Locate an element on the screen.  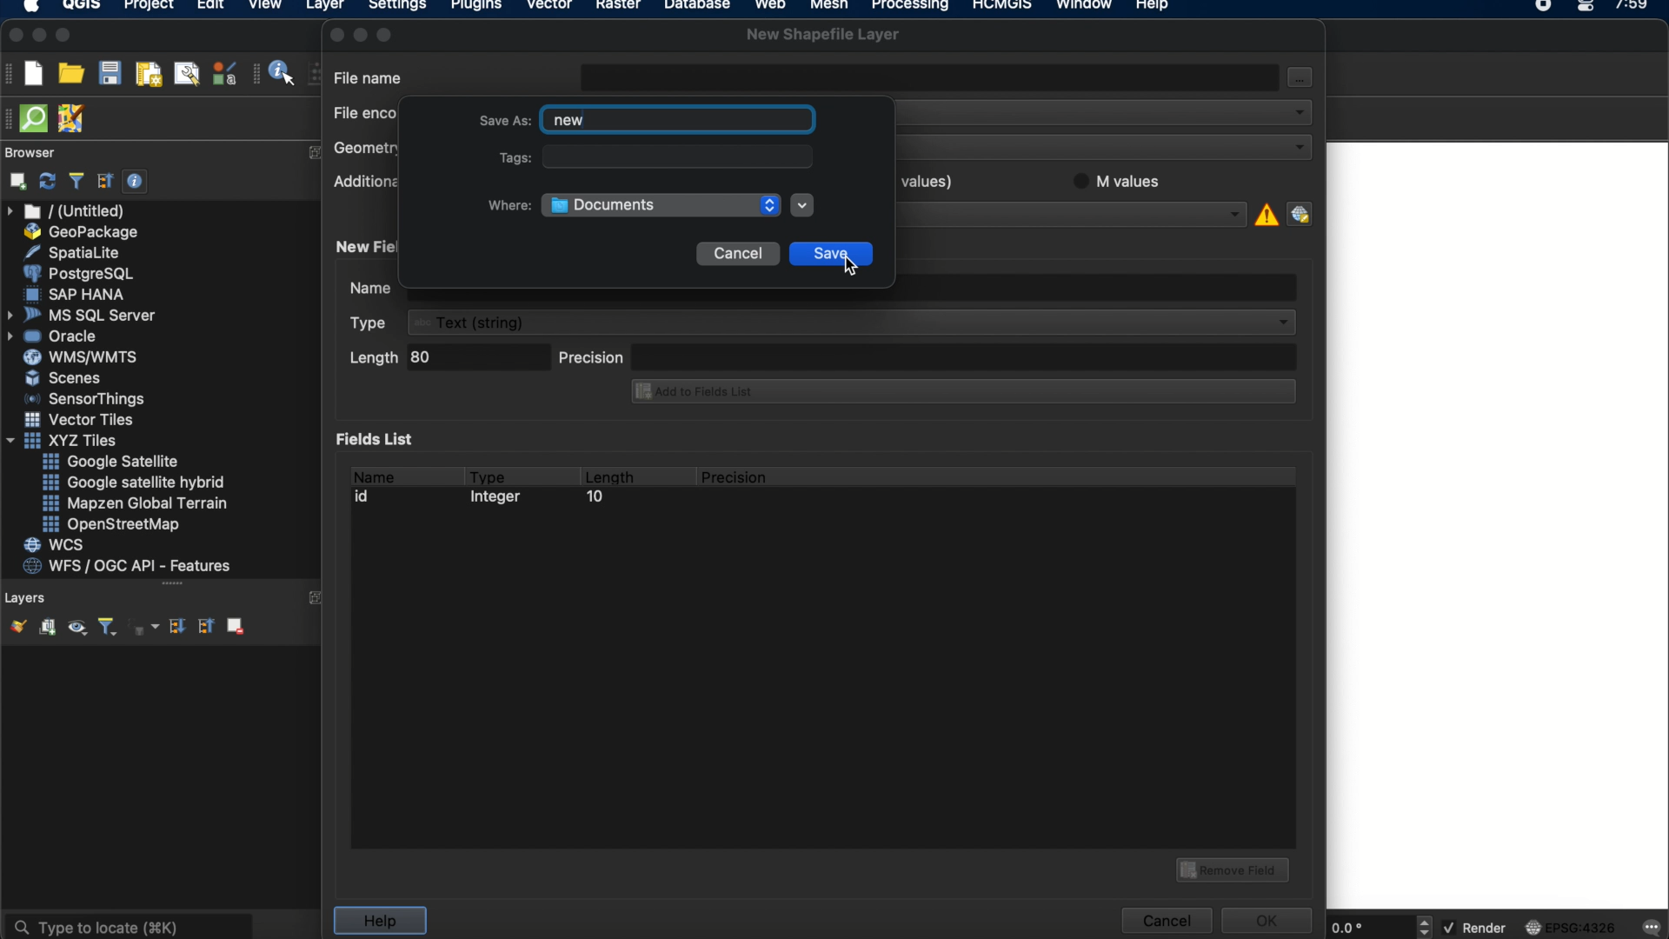
collapse all is located at coordinates (105, 181).